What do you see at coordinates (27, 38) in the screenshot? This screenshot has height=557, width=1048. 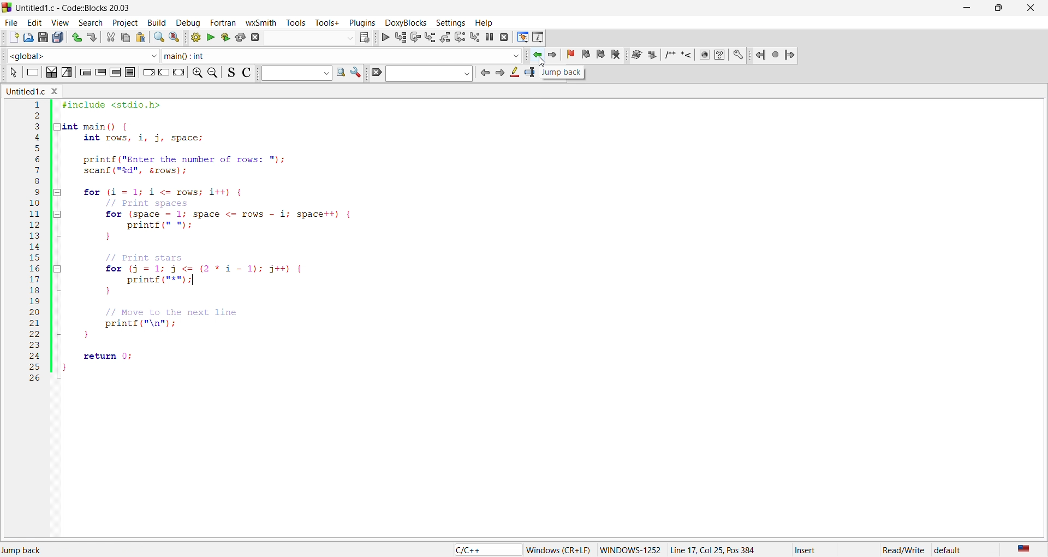 I see `open file` at bounding box center [27, 38].